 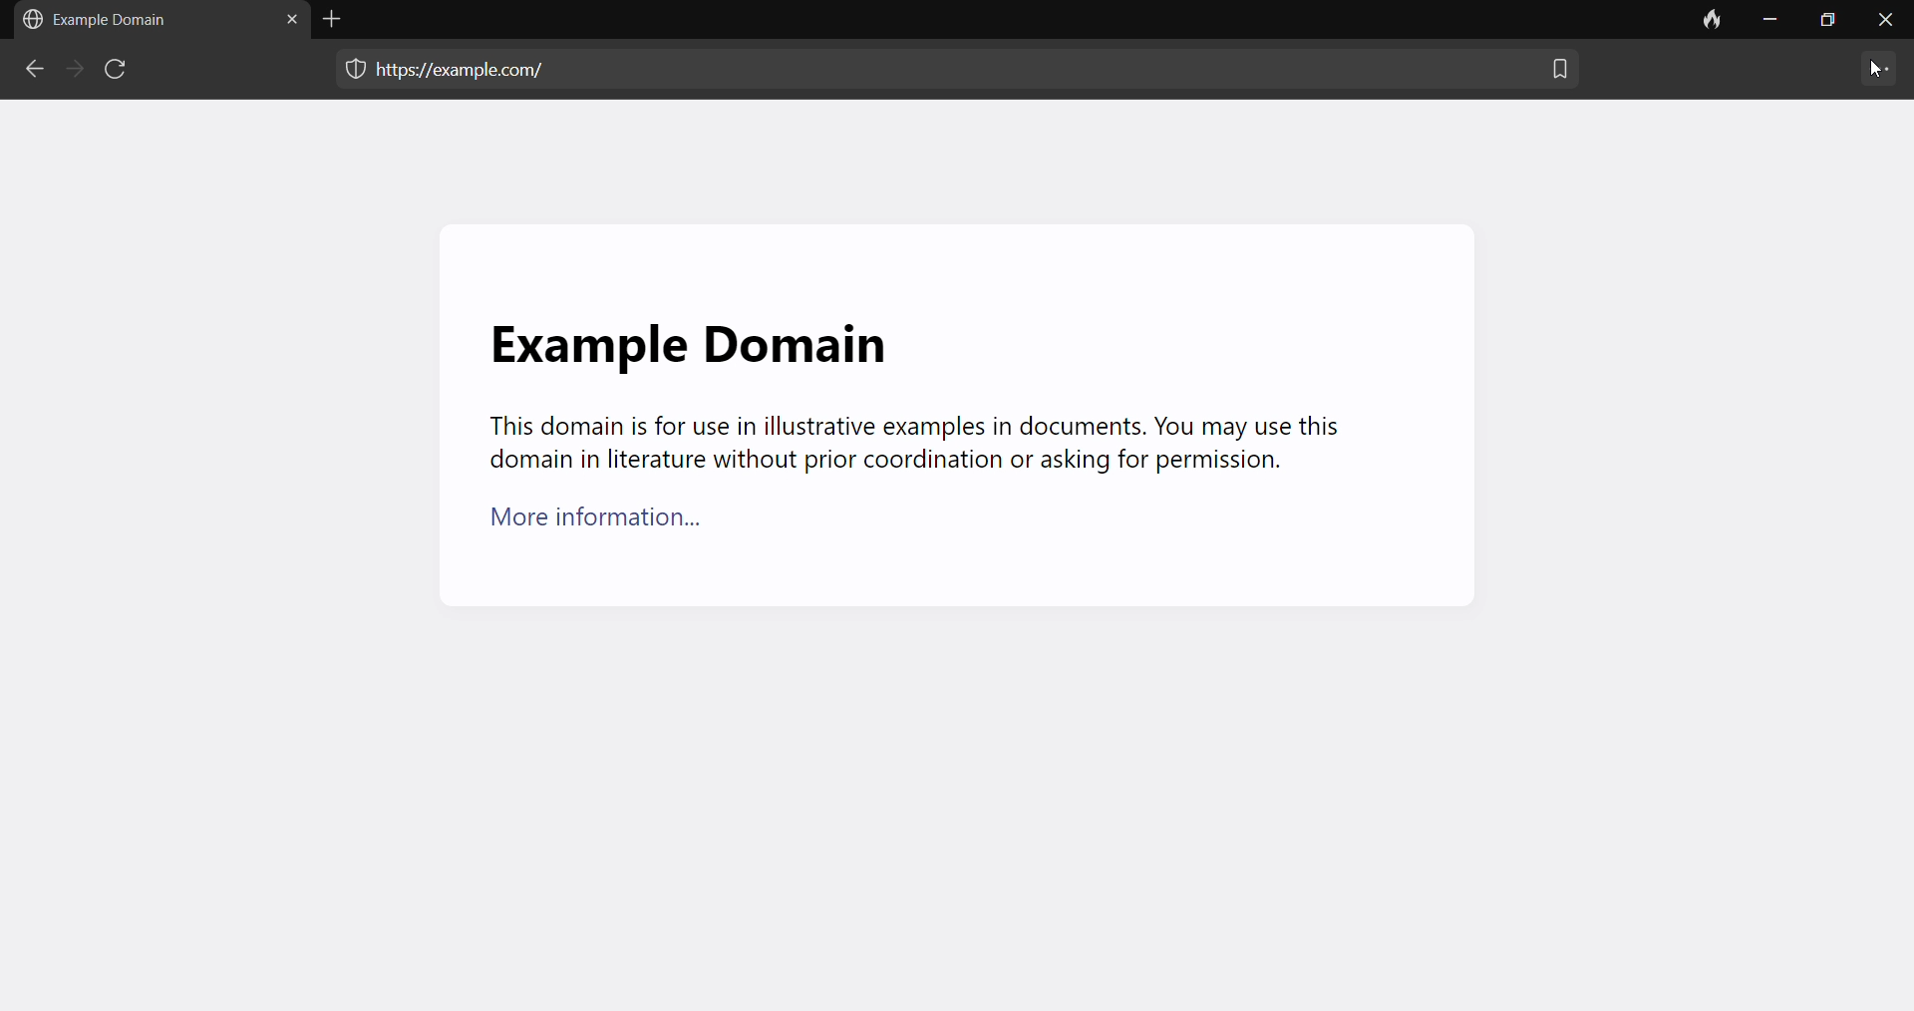 What do you see at coordinates (1879, 71) in the screenshot?
I see `more settings` at bounding box center [1879, 71].